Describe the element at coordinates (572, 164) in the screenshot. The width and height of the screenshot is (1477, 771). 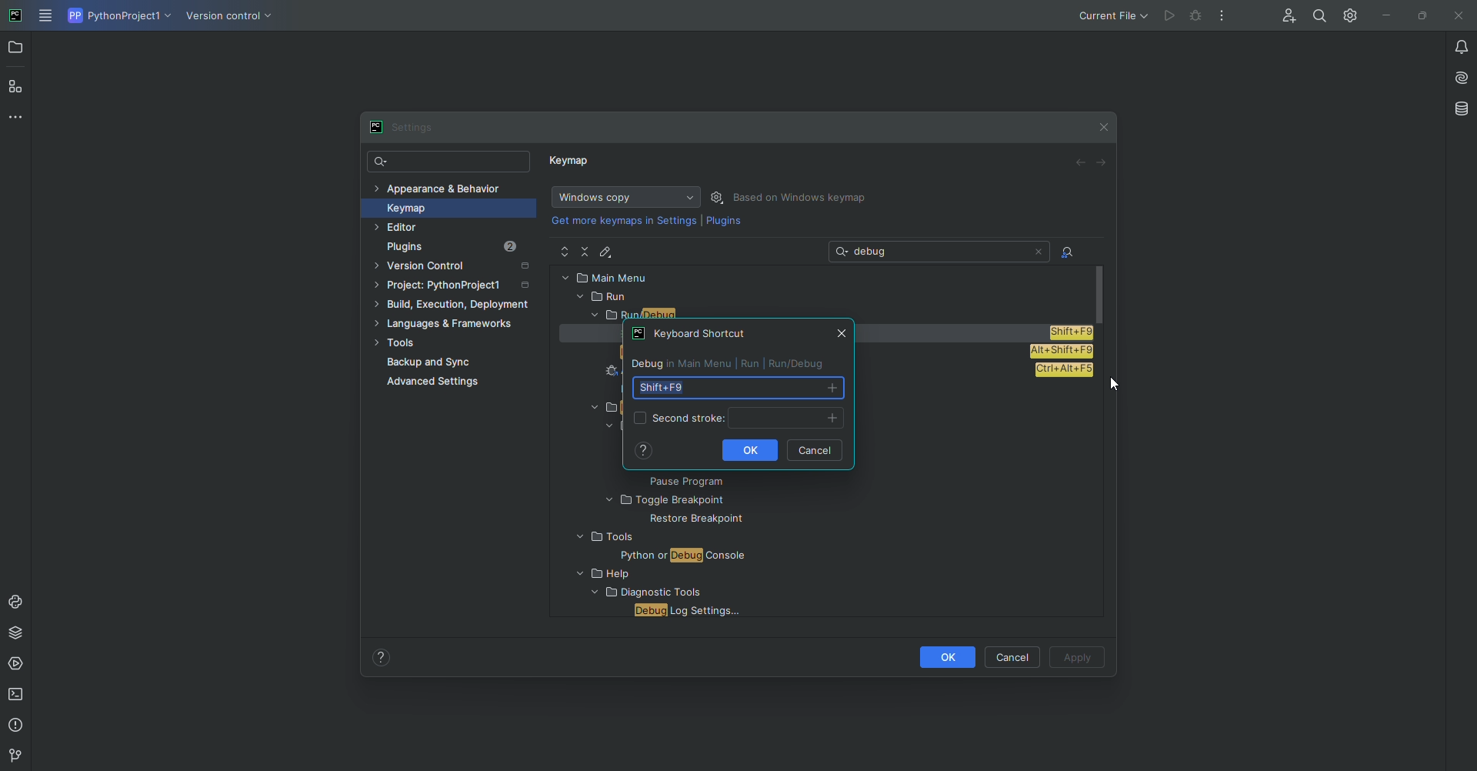
I see `Keymap` at that location.